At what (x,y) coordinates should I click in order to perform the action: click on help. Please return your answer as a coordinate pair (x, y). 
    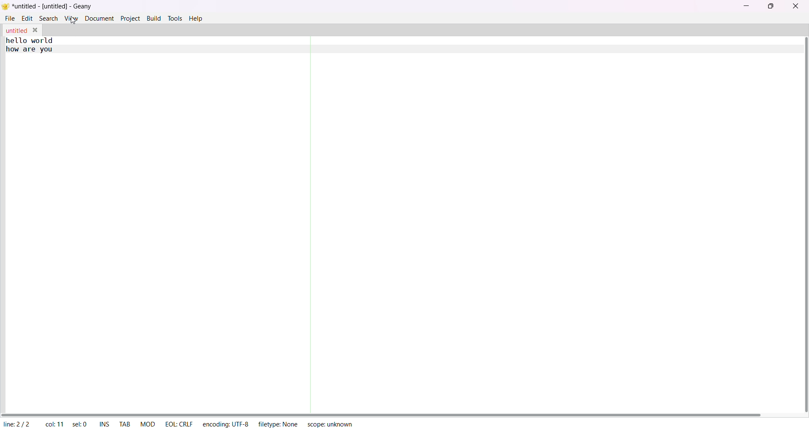
    Looking at the image, I should click on (196, 19).